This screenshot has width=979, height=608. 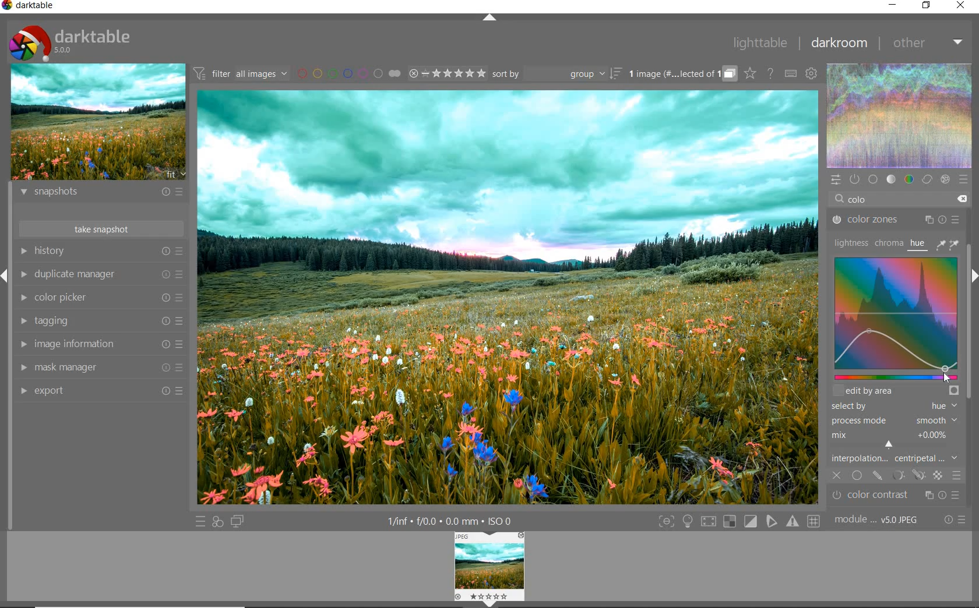 What do you see at coordinates (240, 75) in the screenshot?
I see `filter all images by module order` at bounding box center [240, 75].